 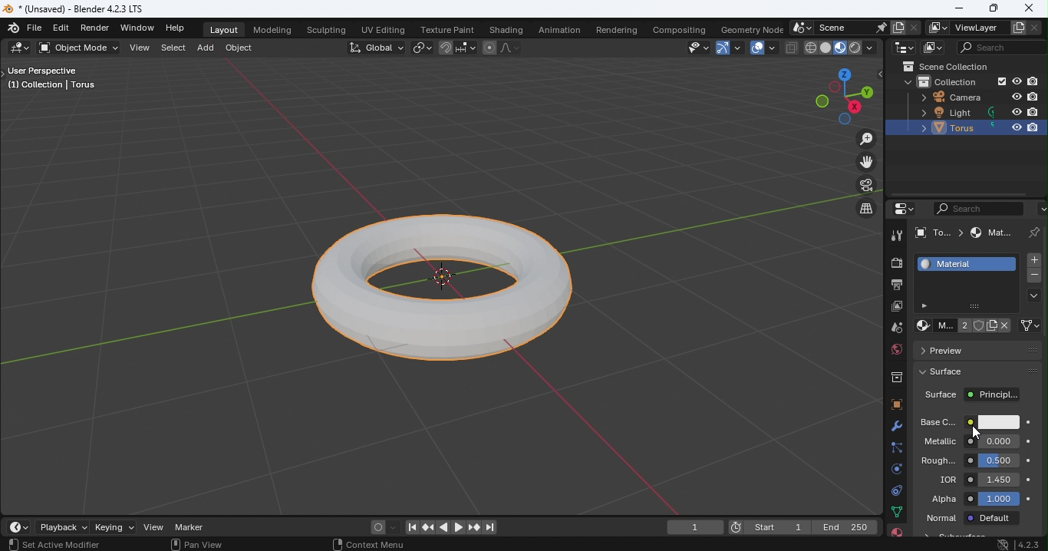 I want to click on Use a preset viewpoint, so click(x=841, y=96).